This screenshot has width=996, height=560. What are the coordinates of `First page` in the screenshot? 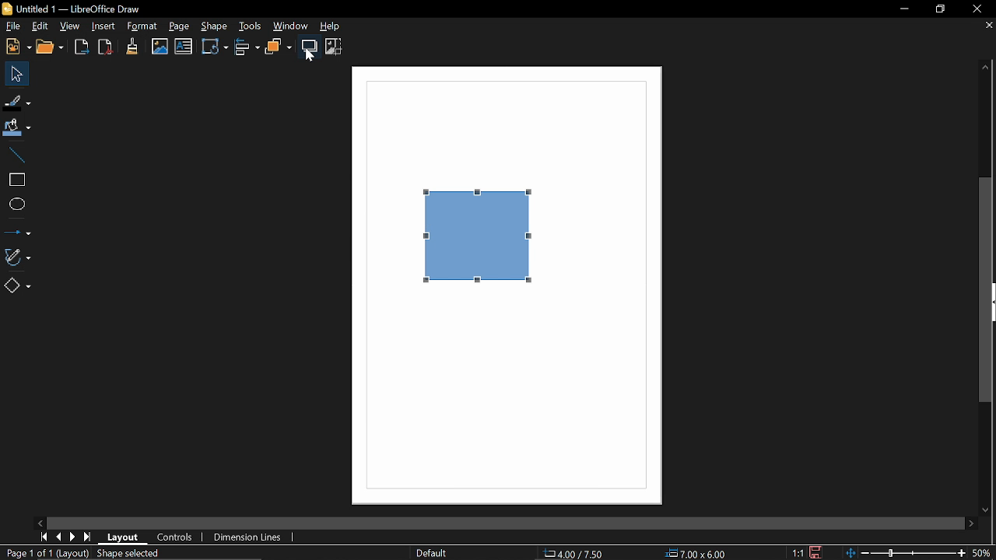 It's located at (44, 537).